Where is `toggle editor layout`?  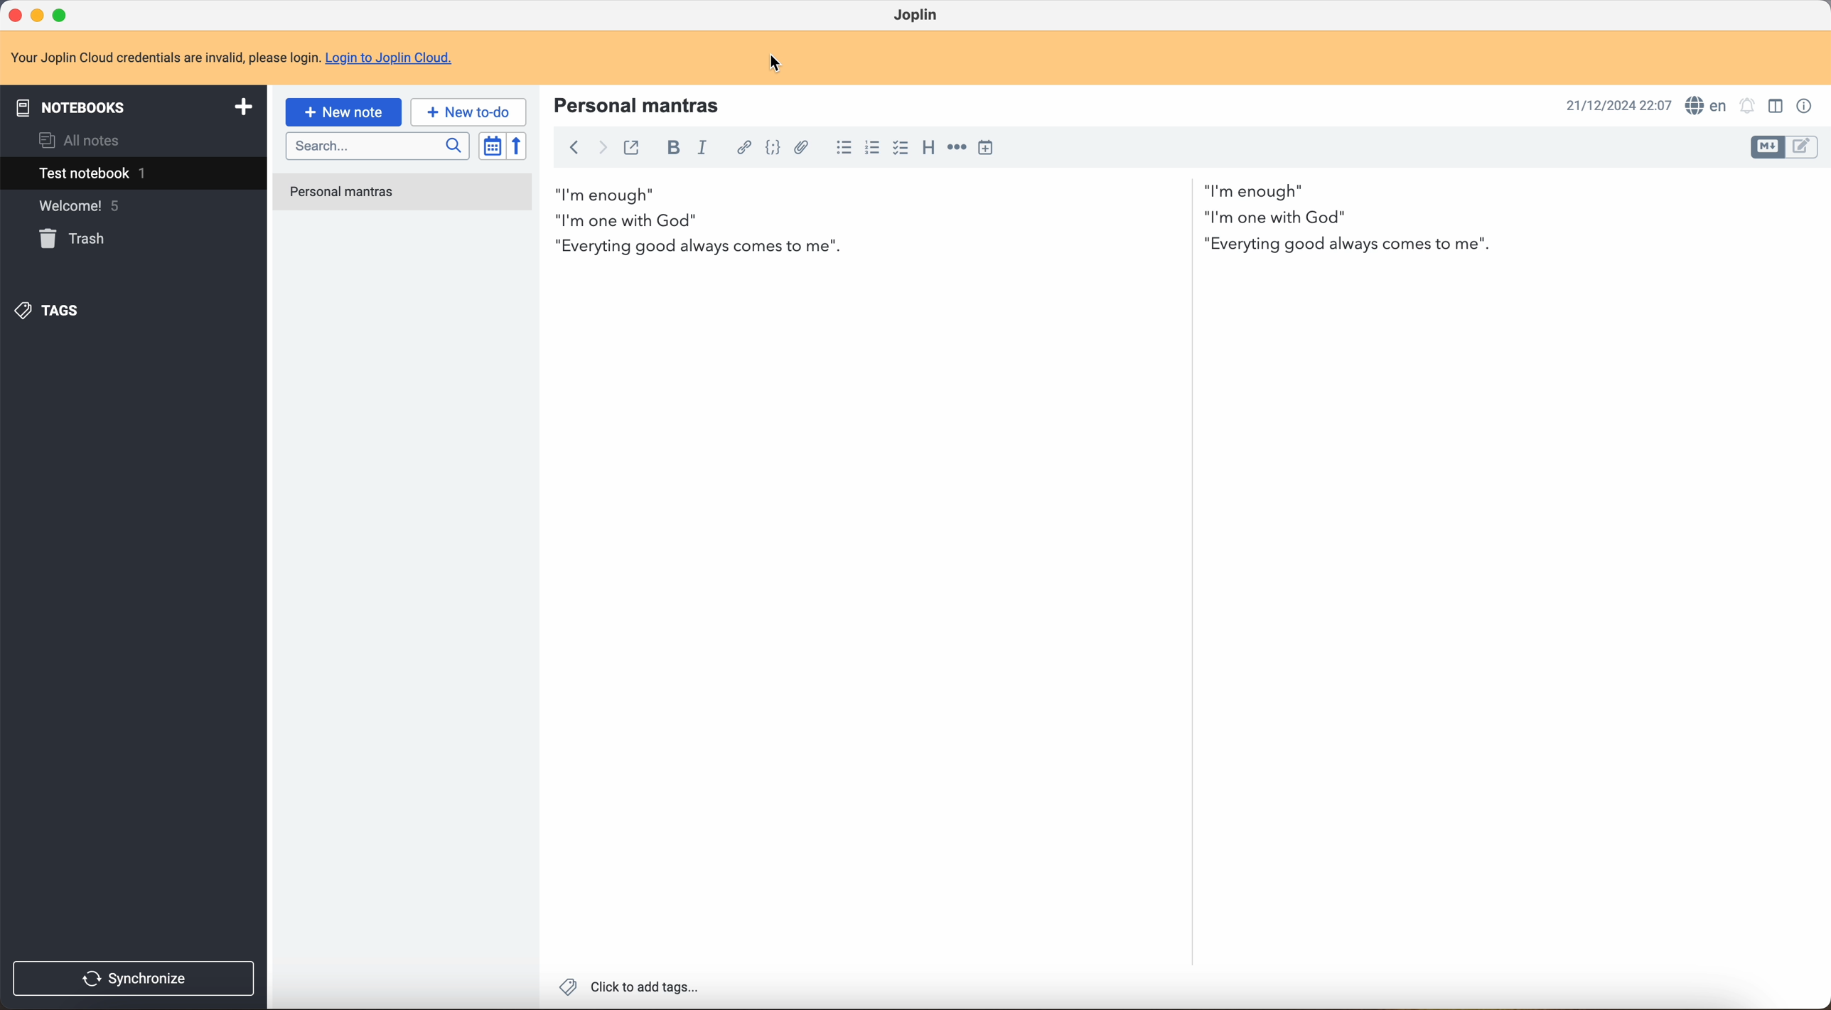
toggle editor layout is located at coordinates (1778, 105).